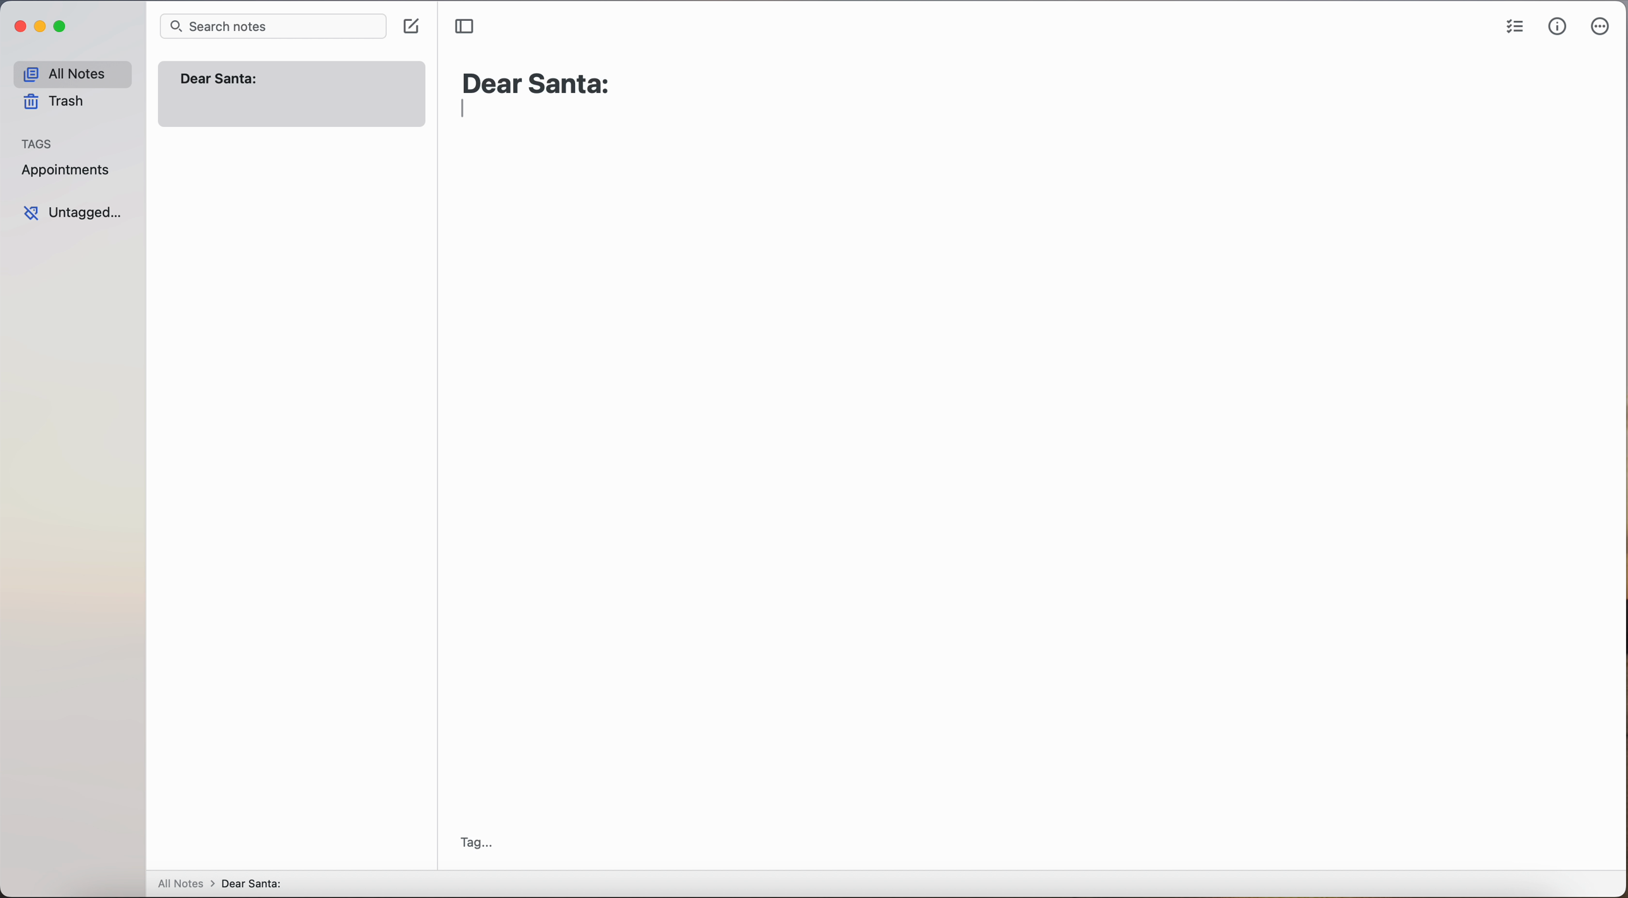 This screenshot has height=898, width=1628. I want to click on trash, so click(60, 101).